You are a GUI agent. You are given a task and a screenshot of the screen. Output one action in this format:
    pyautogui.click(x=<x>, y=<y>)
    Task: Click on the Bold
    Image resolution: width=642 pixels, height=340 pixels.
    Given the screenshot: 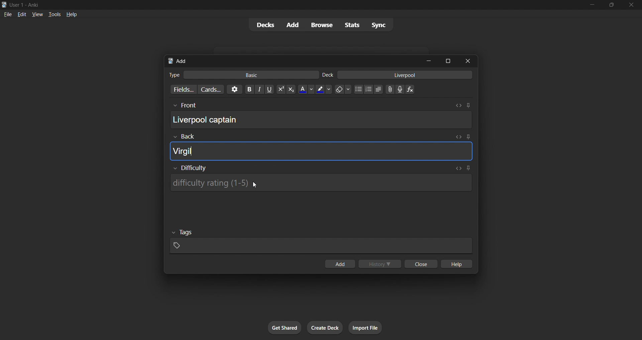 What is the action you would take?
    pyautogui.click(x=249, y=89)
    